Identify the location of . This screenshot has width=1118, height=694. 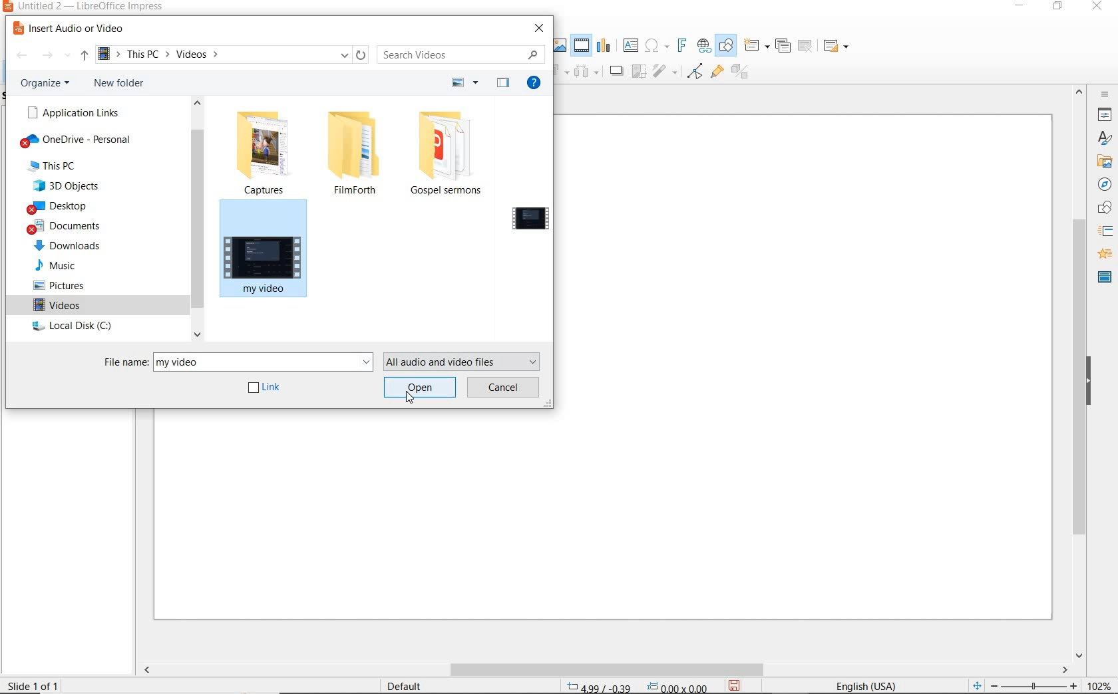
(630, 47).